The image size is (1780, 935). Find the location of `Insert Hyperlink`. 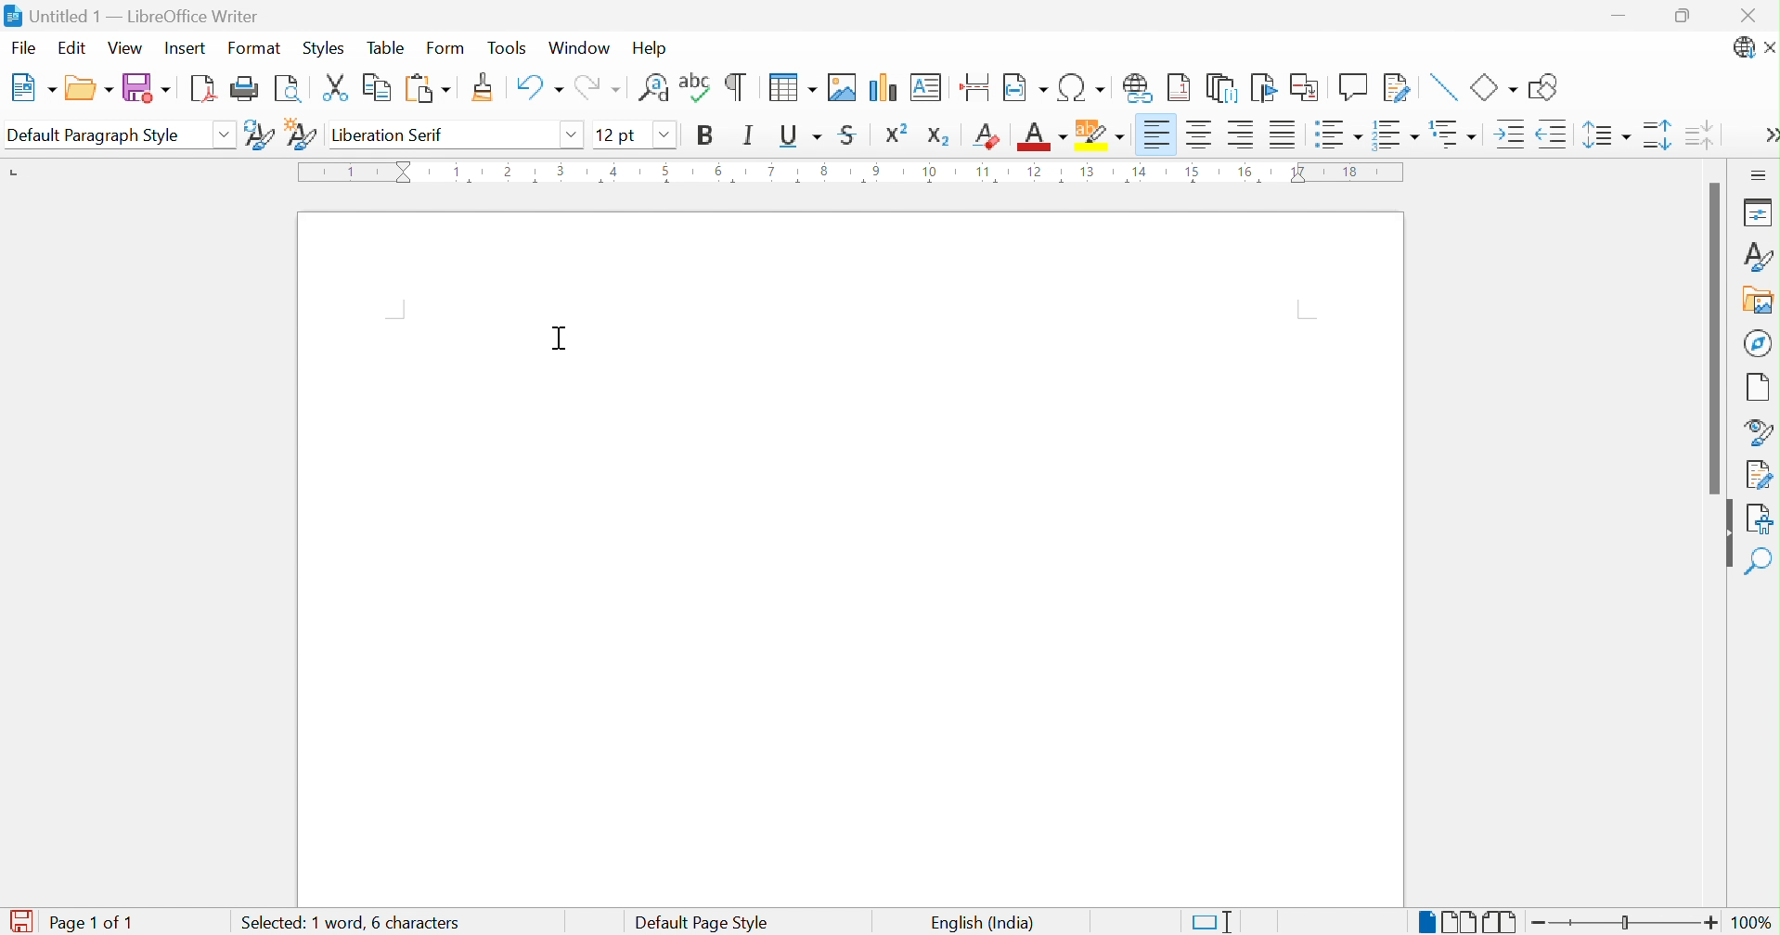

Insert Hyperlink is located at coordinates (1140, 85).